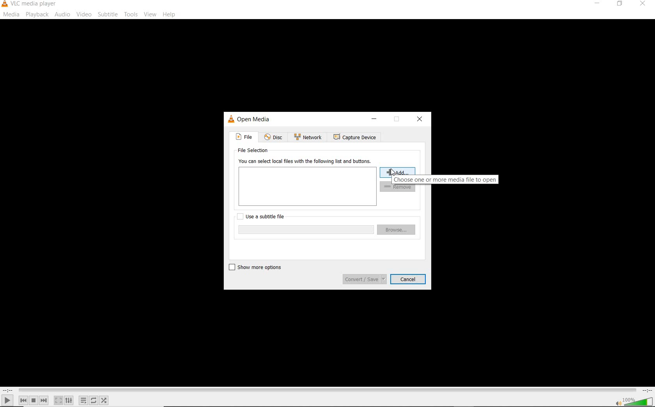  I want to click on choose one or more media file to open, so click(446, 179).